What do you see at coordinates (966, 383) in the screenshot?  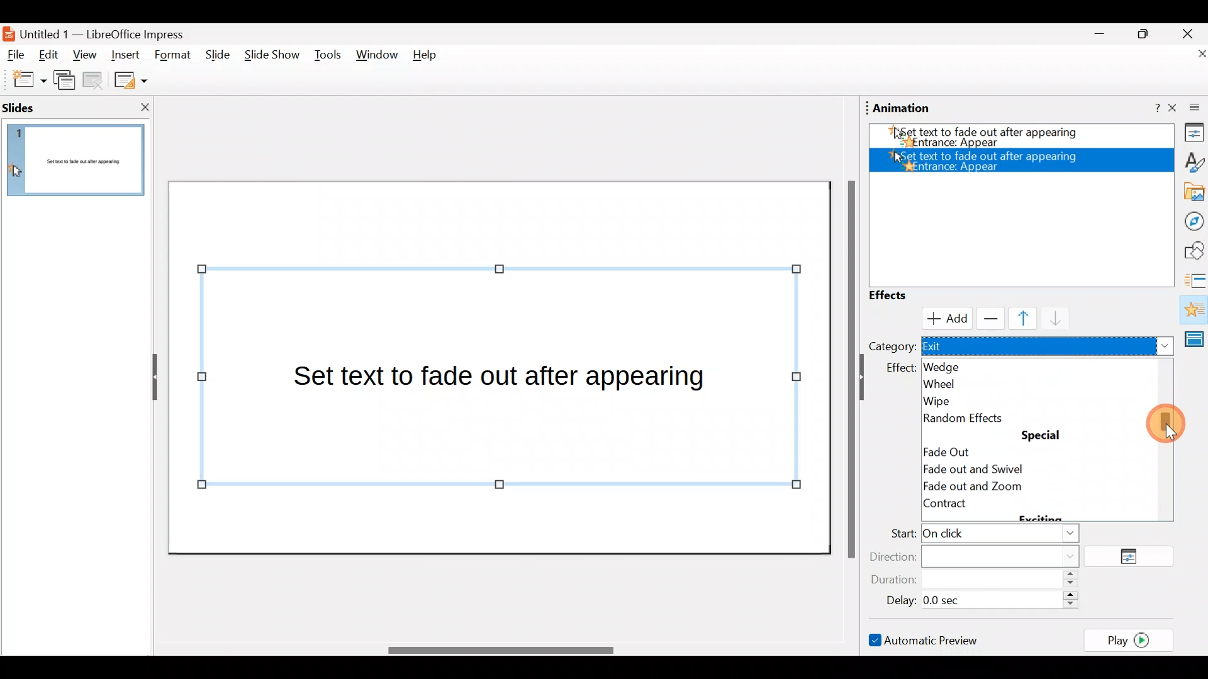 I see `Wheel` at bounding box center [966, 383].